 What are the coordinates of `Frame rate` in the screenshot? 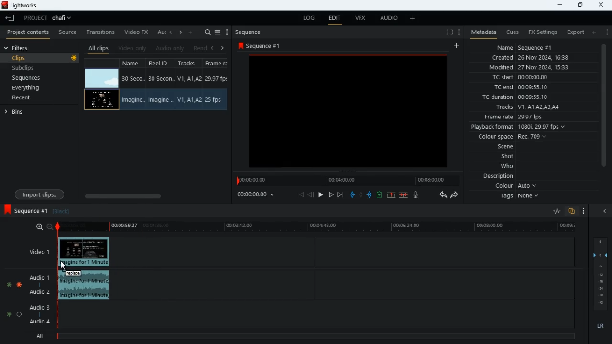 It's located at (217, 79).